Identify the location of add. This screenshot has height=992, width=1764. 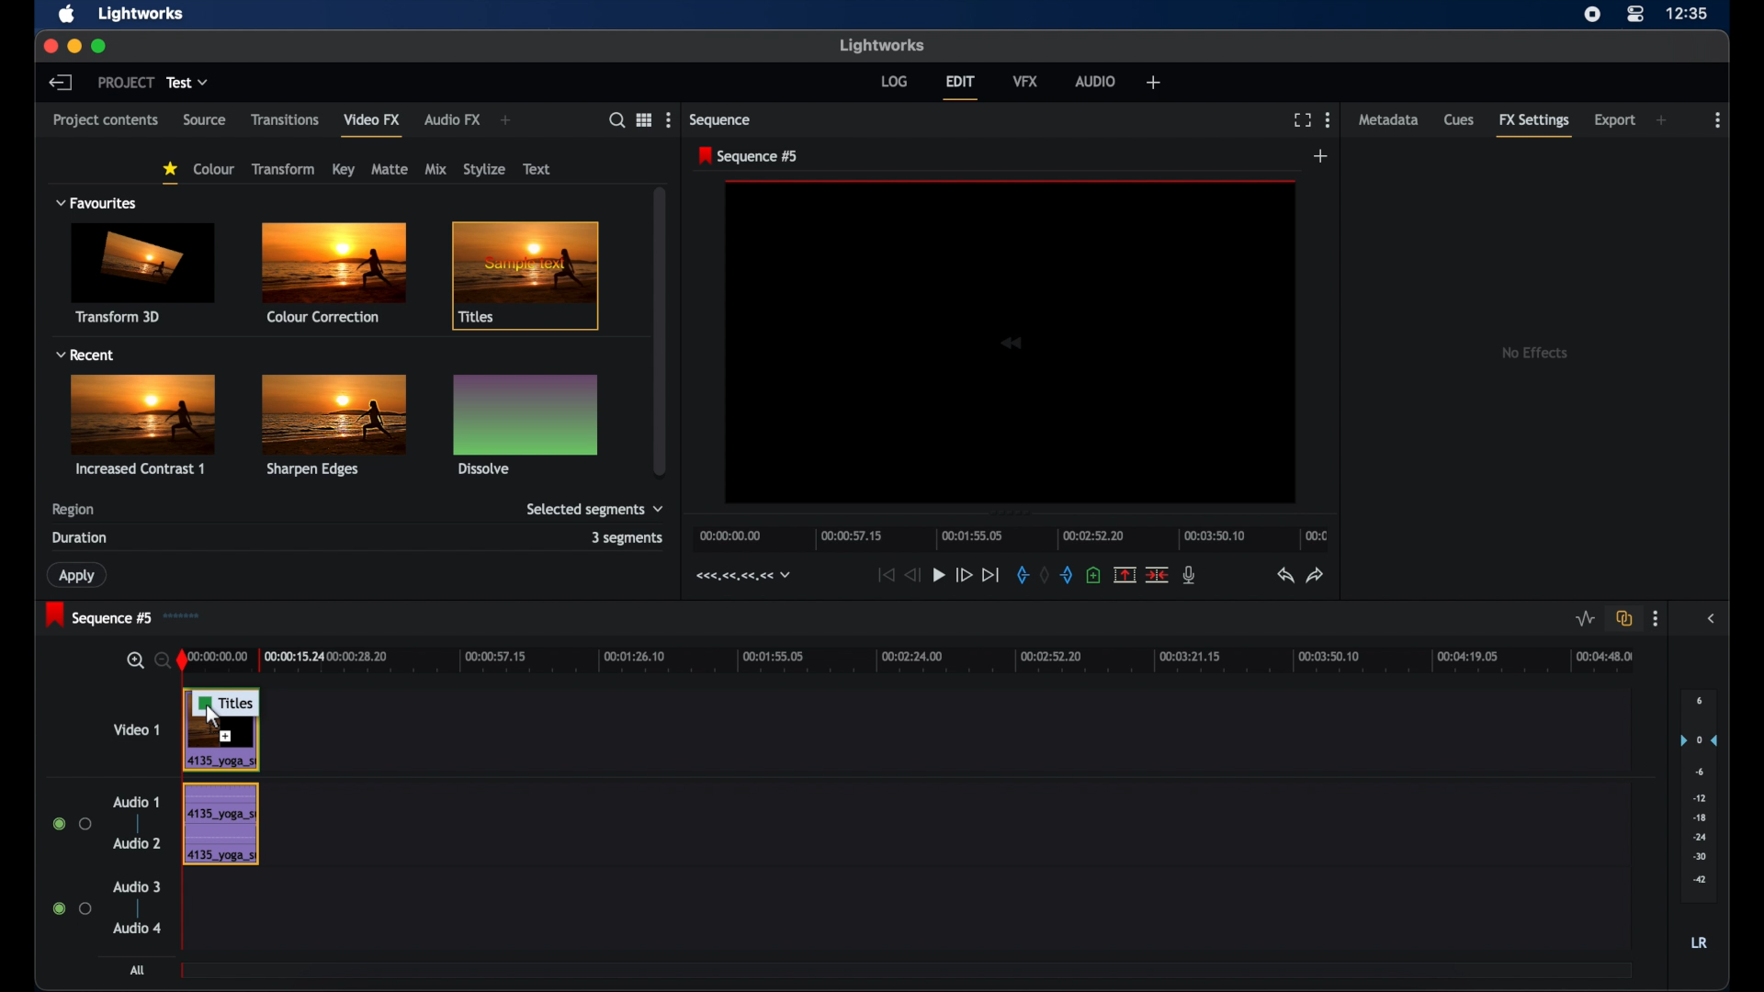
(1663, 119).